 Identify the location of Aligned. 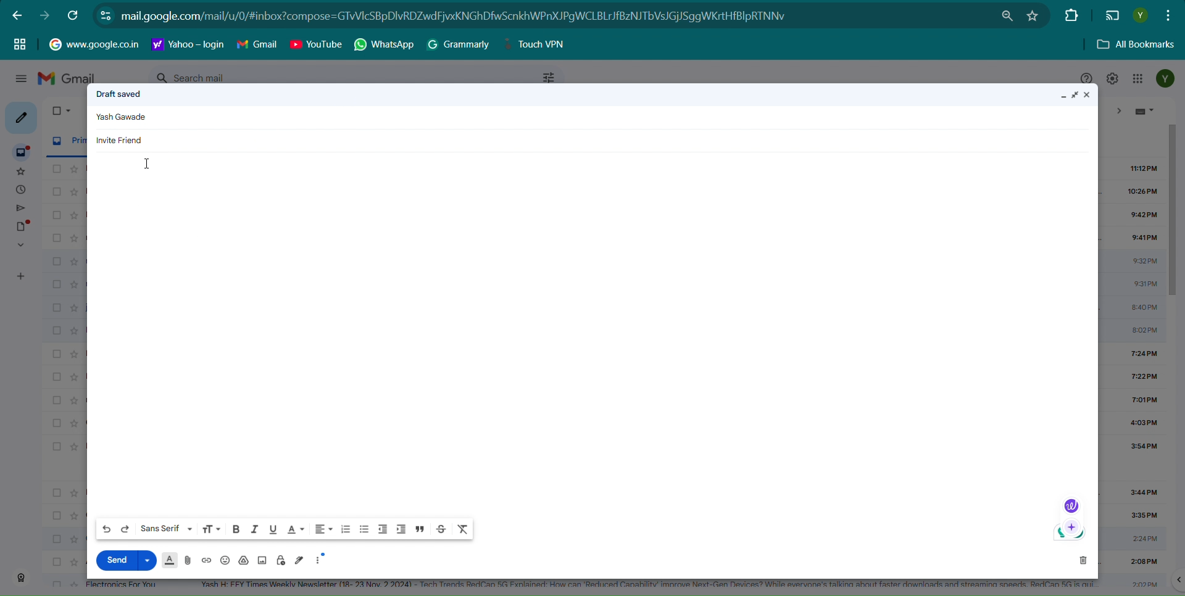
(323, 529).